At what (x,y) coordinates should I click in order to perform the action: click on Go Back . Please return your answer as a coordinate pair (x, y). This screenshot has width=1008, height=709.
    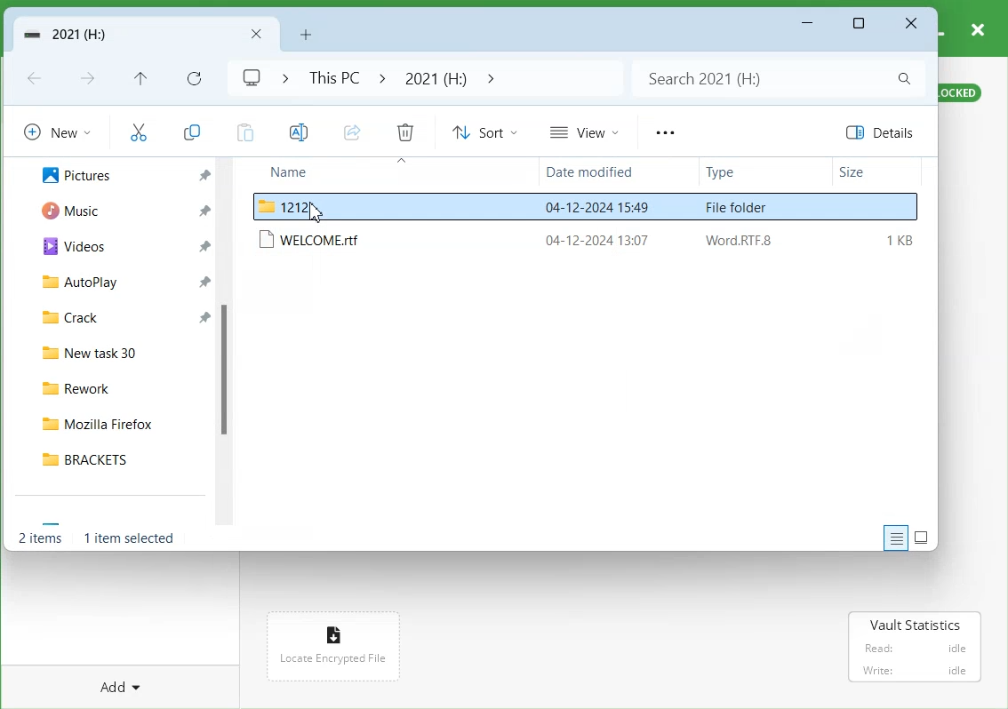
    Looking at the image, I should click on (36, 79).